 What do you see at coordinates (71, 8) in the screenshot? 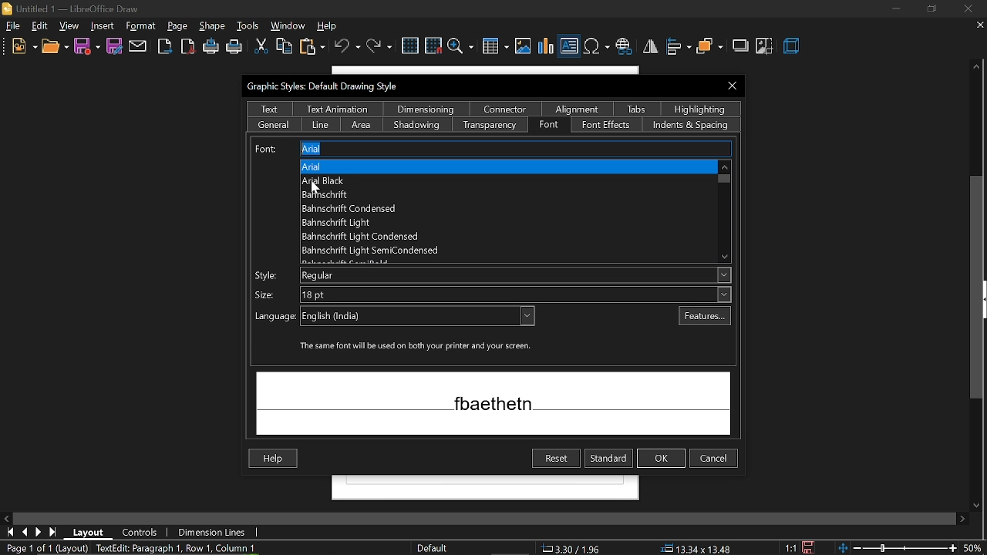
I see `Untitled 1 - LibreOffice Draw` at bounding box center [71, 8].